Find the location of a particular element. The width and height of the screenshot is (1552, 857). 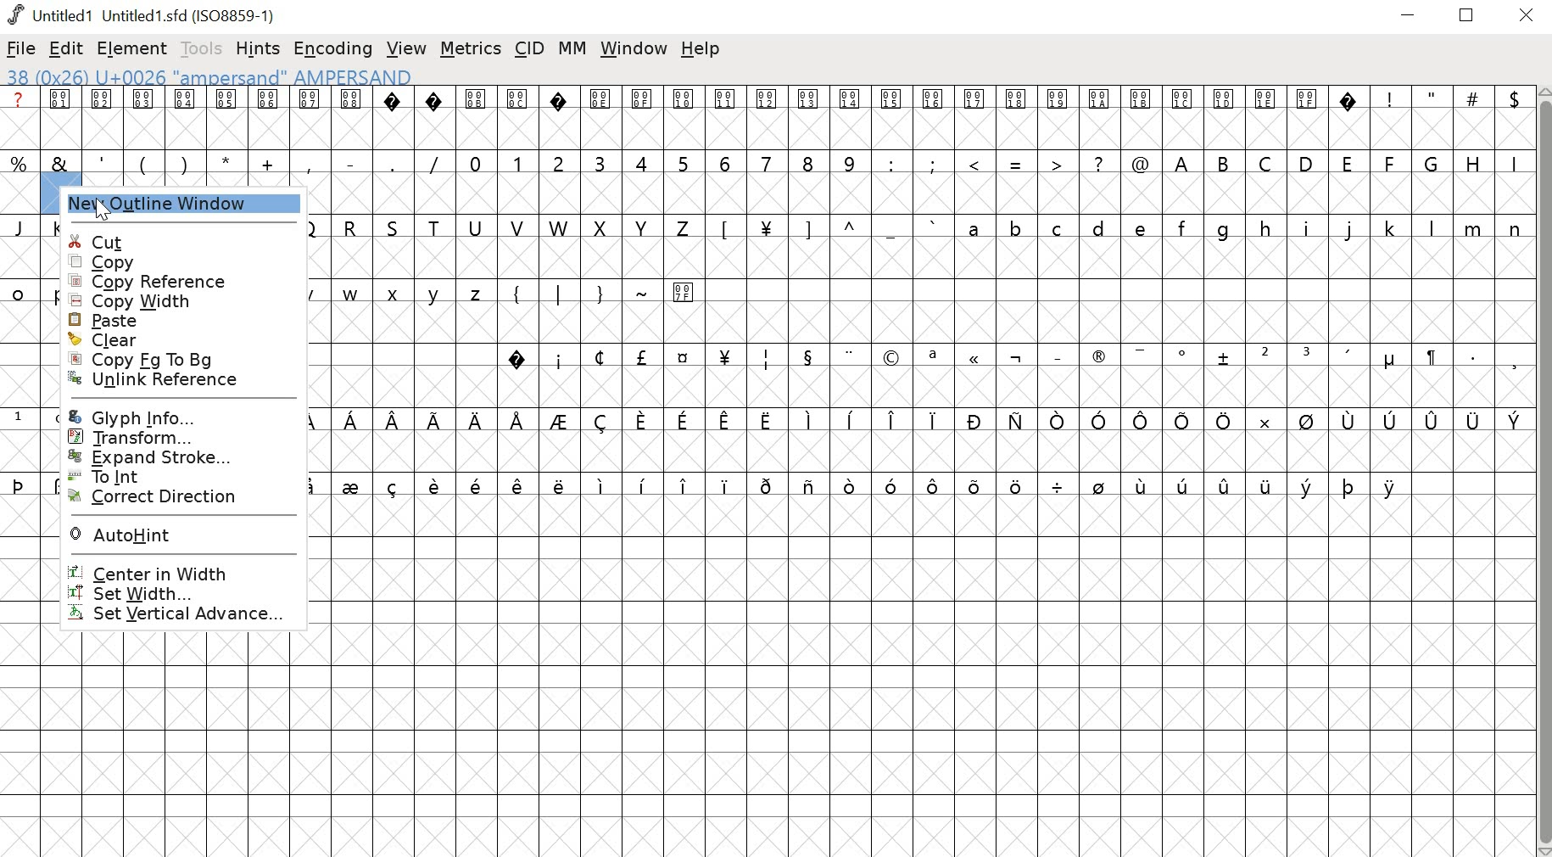

A is located at coordinates (1183, 161).